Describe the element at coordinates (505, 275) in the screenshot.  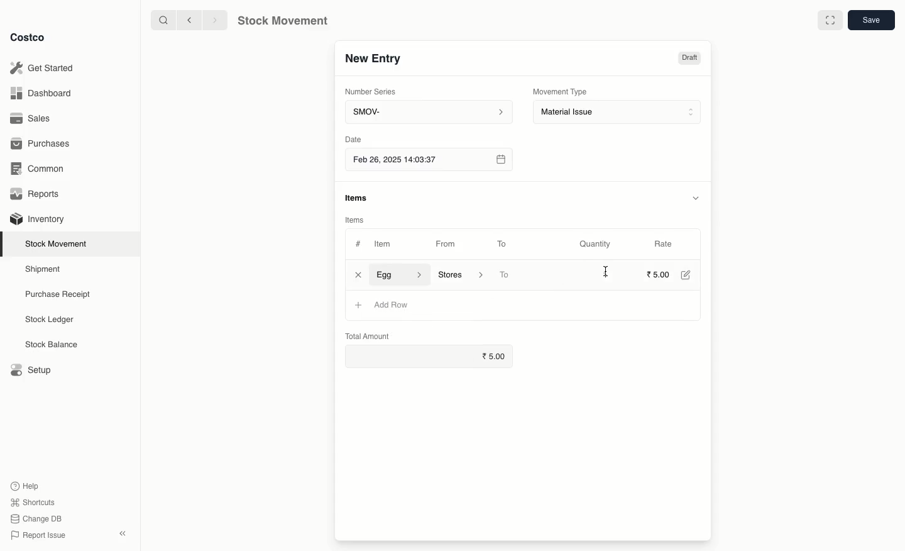
I see `To` at that location.